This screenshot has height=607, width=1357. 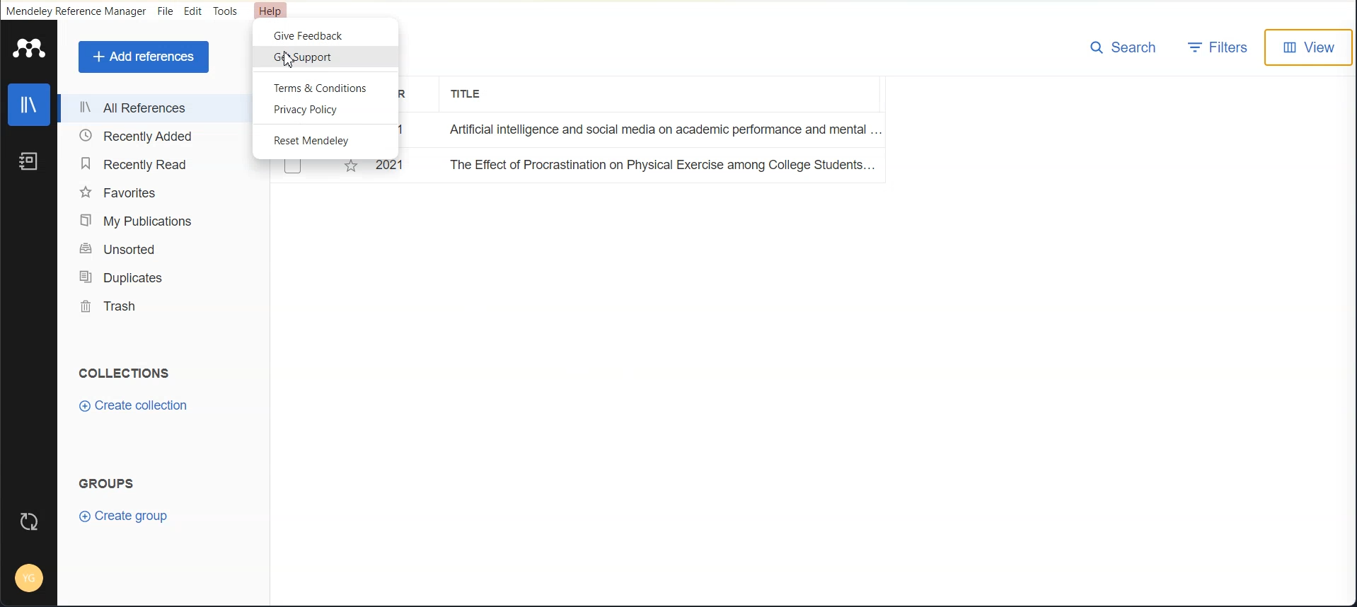 I want to click on Duplicates, so click(x=158, y=277).